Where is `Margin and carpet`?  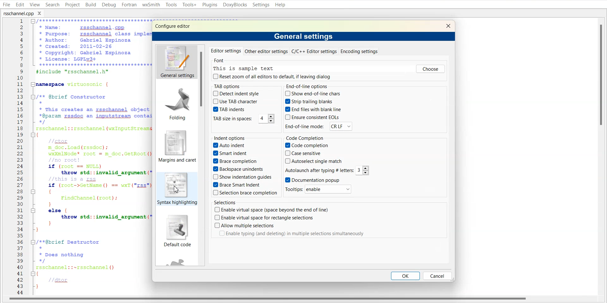
Margin and carpet is located at coordinates (175, 146).